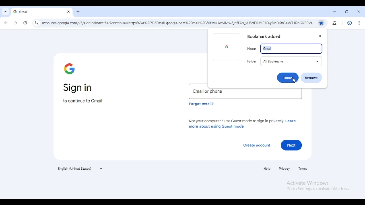 The height and width of the screenshot is (205, 365). Describe the element at coordinates (5, 12) in the screenshot. I see `search tabs` at that location.